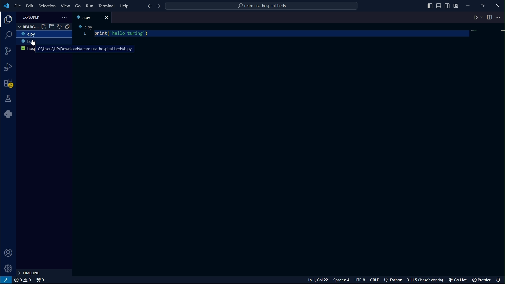  I want to click on maximize or restore, so click(485, 6).